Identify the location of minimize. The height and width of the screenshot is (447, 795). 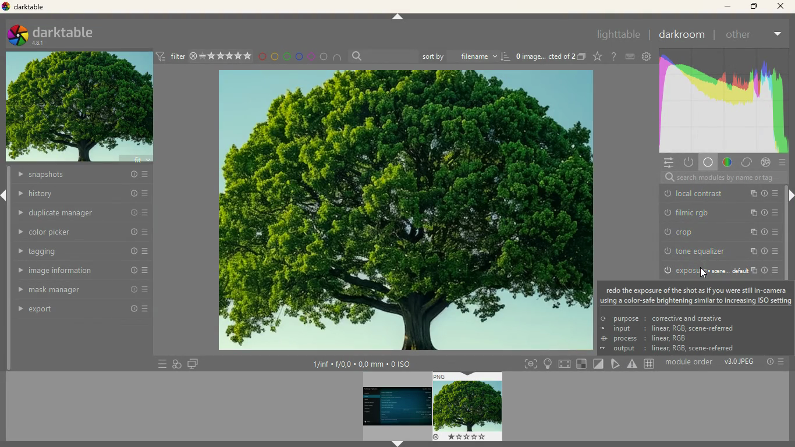
(727, 7).